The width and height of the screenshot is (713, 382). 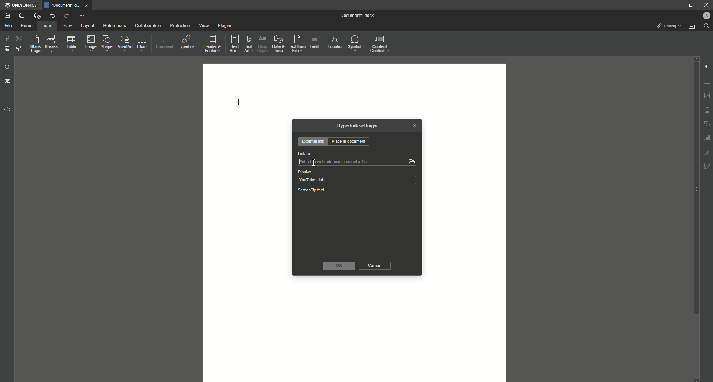 I want to click on Paste, so click(x=7, y=49).